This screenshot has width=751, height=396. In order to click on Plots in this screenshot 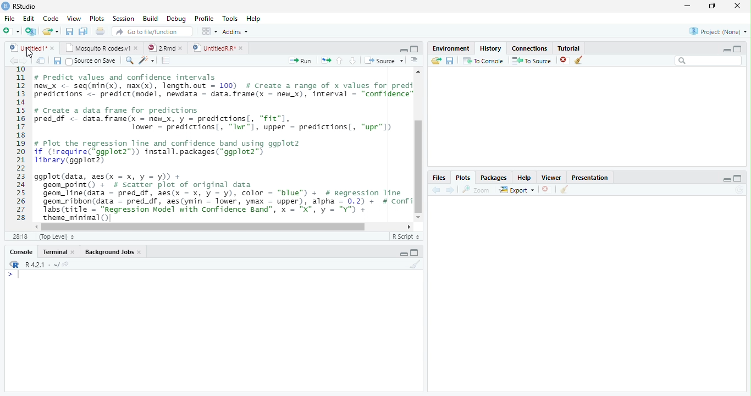, I will do `click(464, 177)`.